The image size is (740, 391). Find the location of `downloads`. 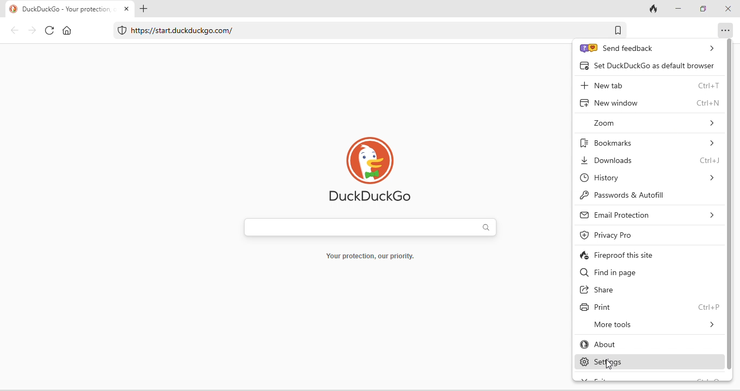

downloads is located at coordinates (648, 160).